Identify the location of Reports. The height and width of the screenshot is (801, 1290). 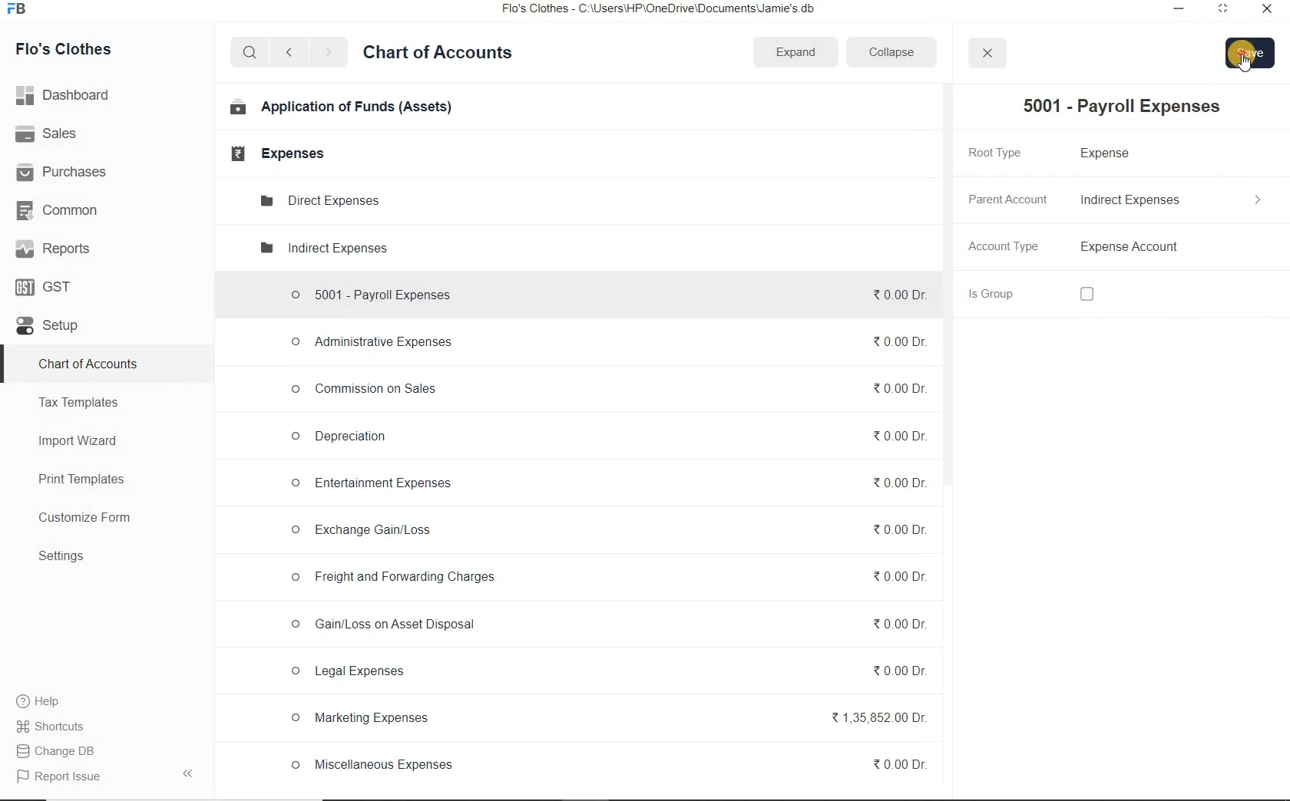
(53, 248).